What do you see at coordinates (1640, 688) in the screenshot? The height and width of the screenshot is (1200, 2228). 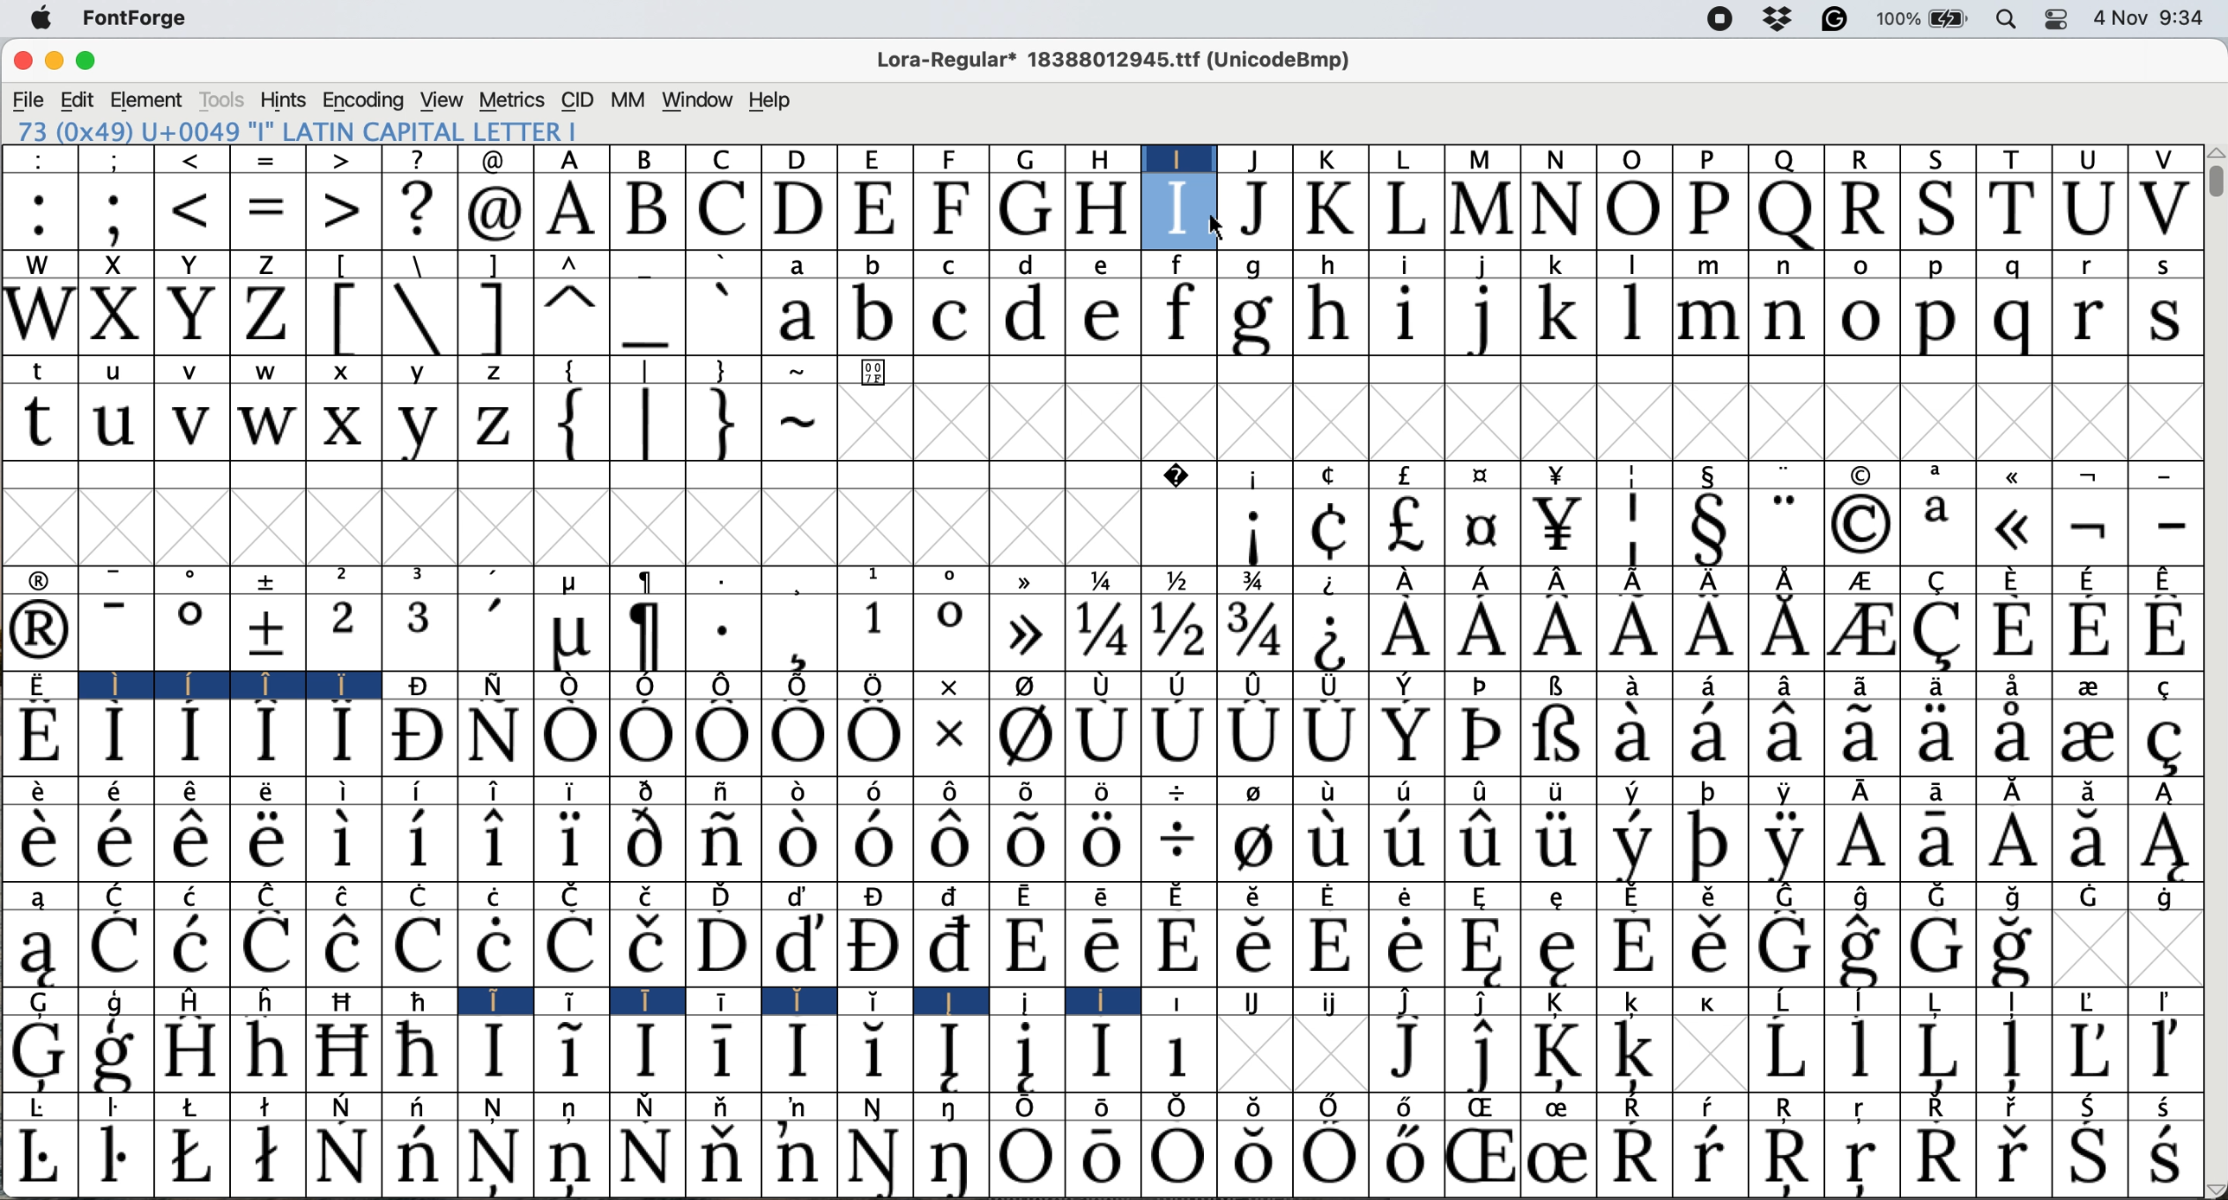 I see `symbol` at bounding box center [1640, 688].